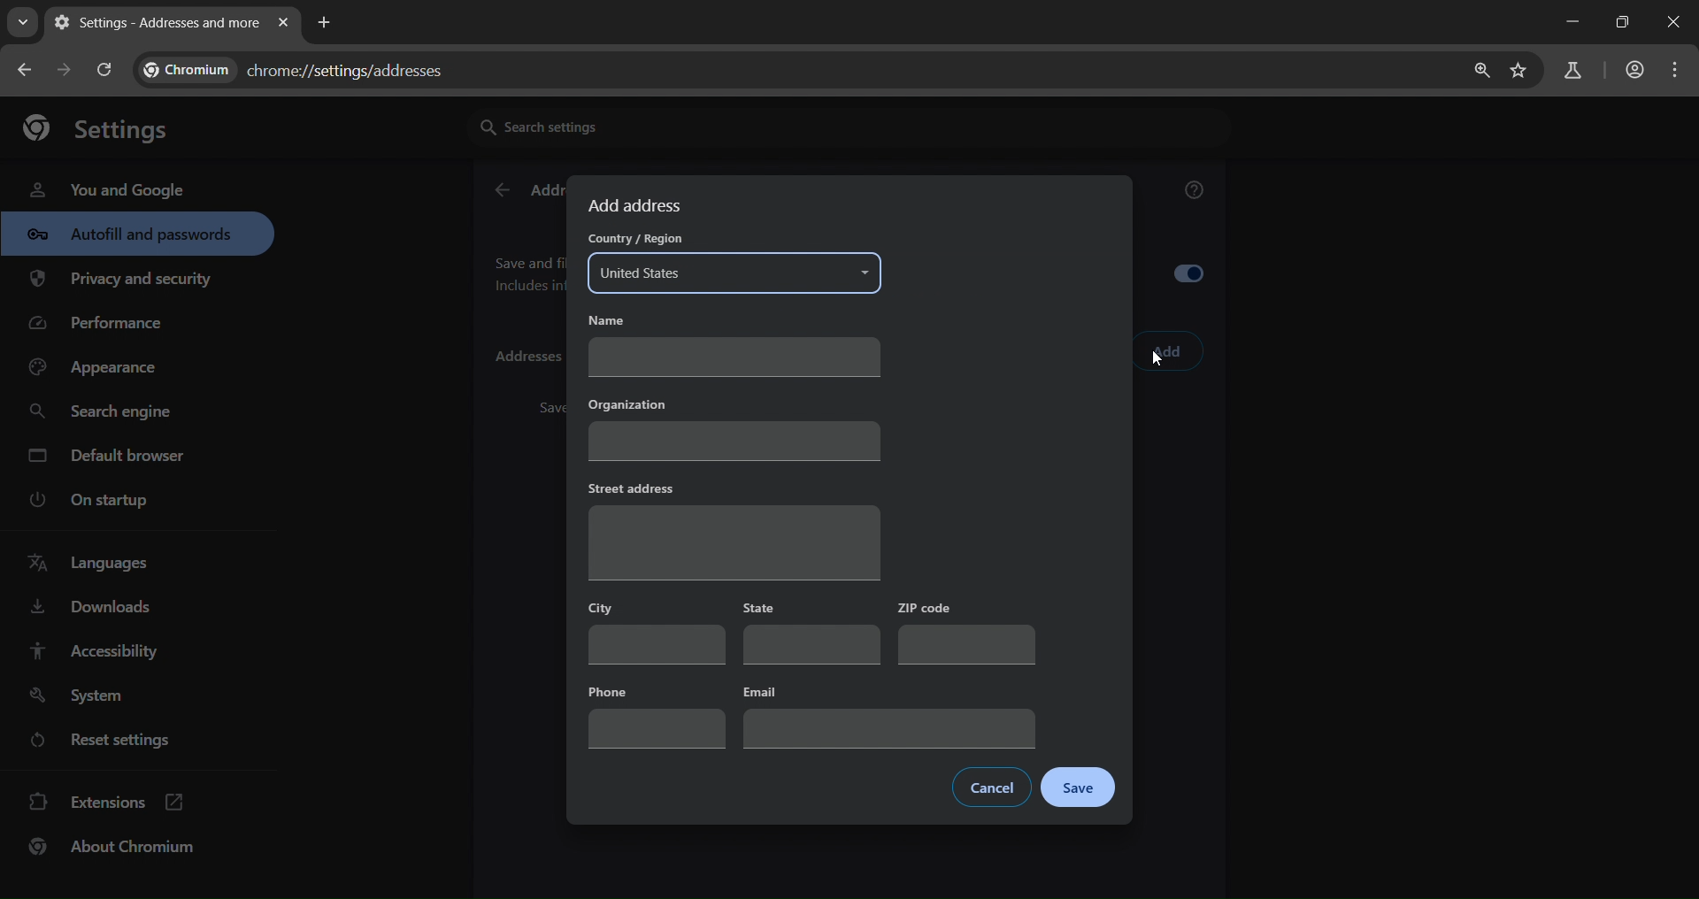 This screenshot has width=1699, height=899. What do you see at coordinates (89, 611) in the screenshot?
I see `downloads` at bounding box center [89, 611].